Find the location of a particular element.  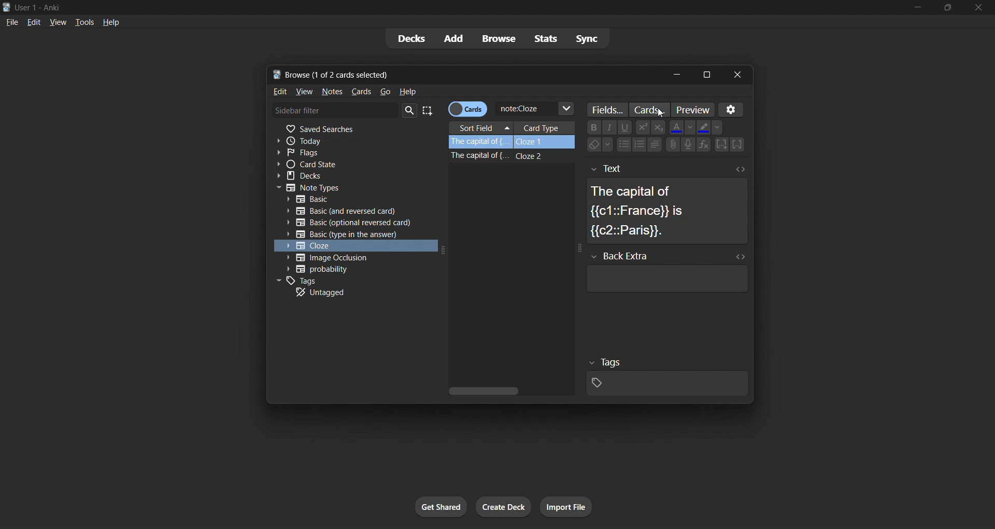

options is located at coordinates (733, 109).